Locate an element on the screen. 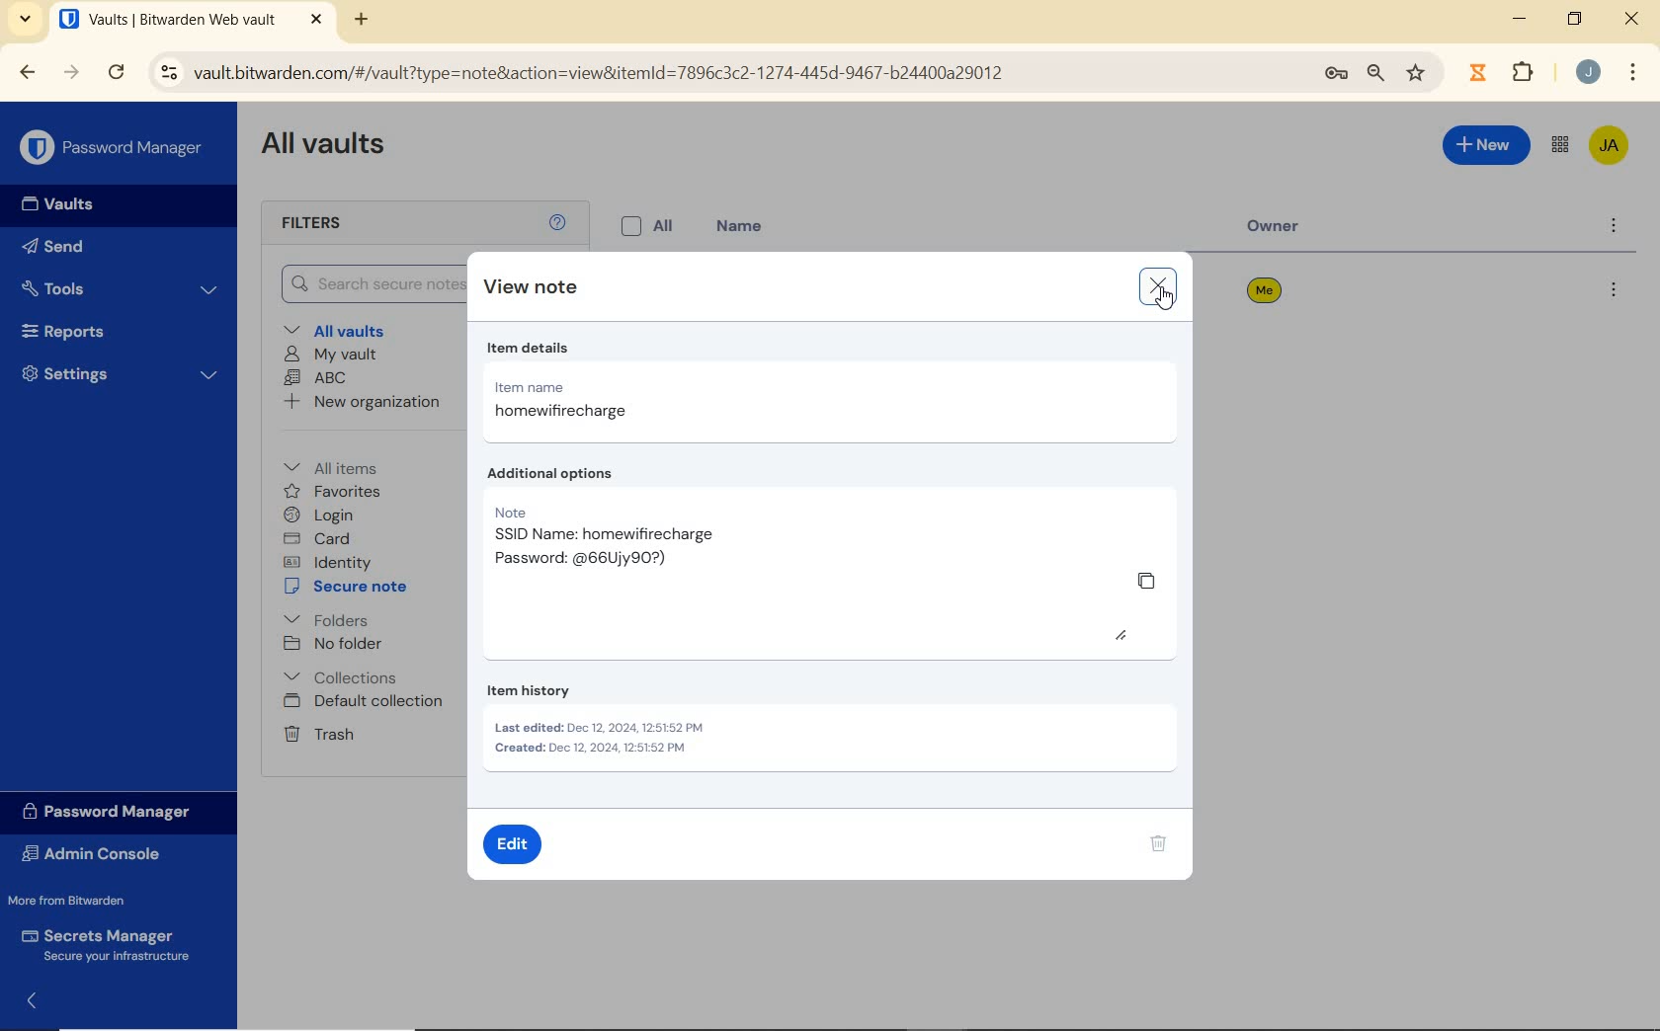 This screenshot has height=1031, width=1660. No folder is located at coordinates (333, 644).